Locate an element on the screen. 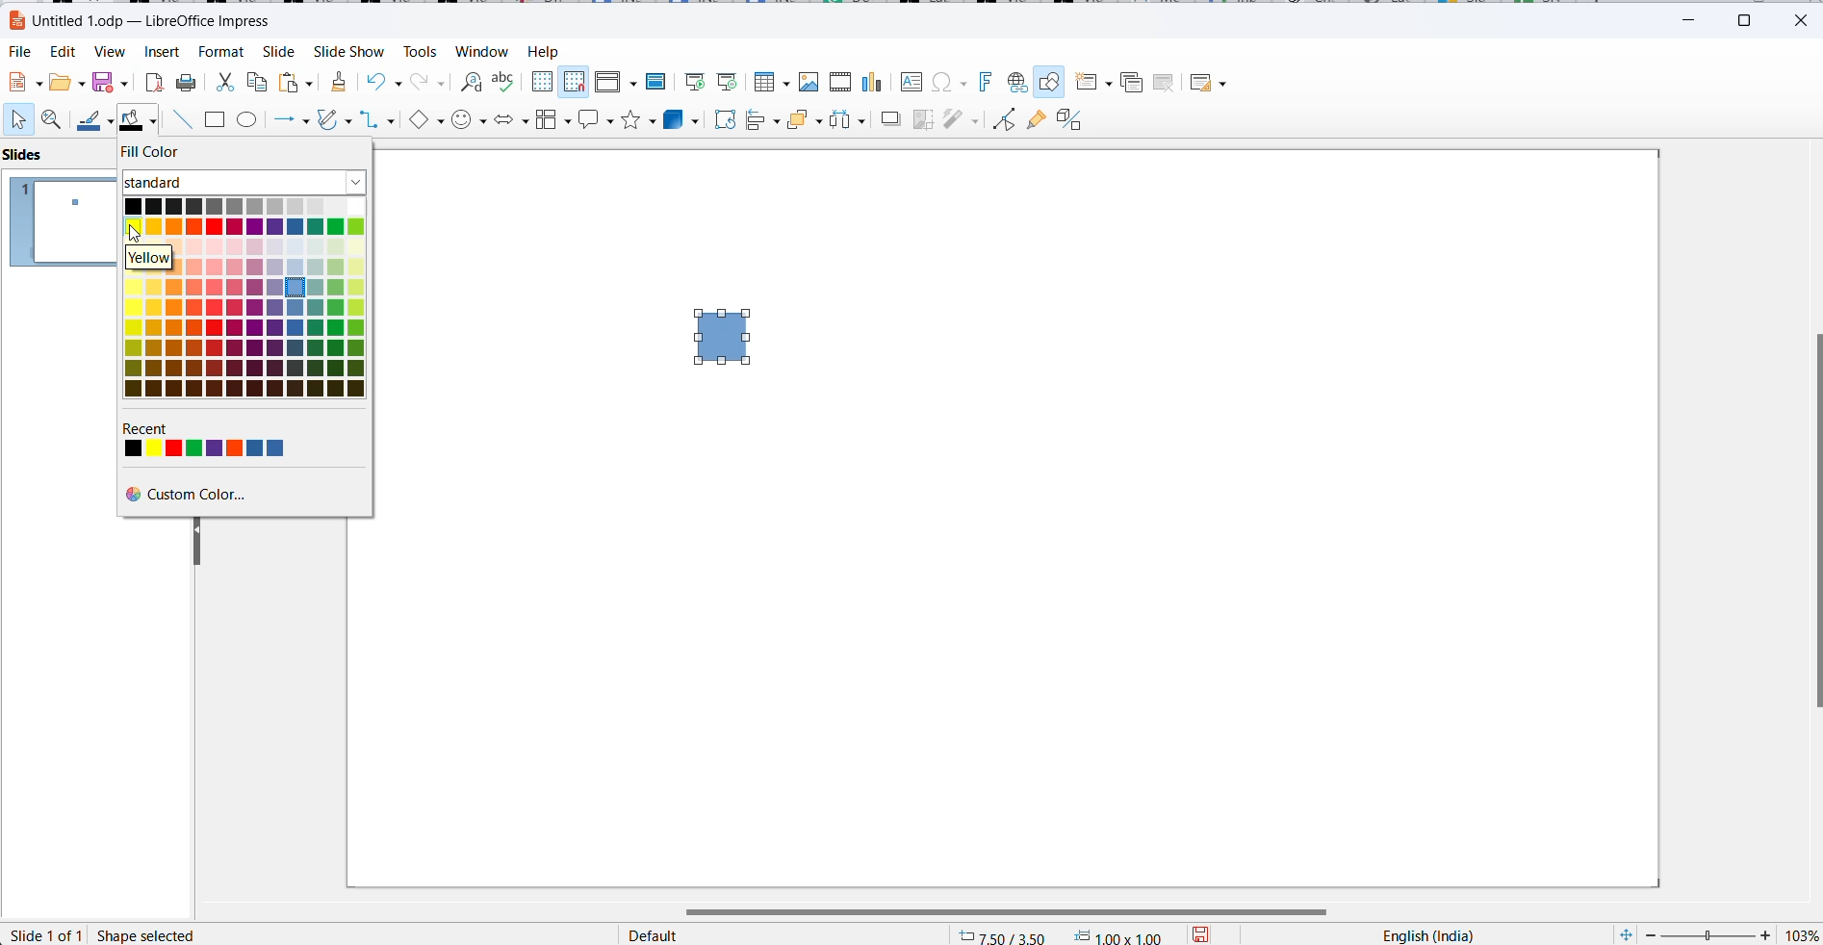 This screenshot has width=1823, height=945. show glue point function is located at coordinates (1035, 121).